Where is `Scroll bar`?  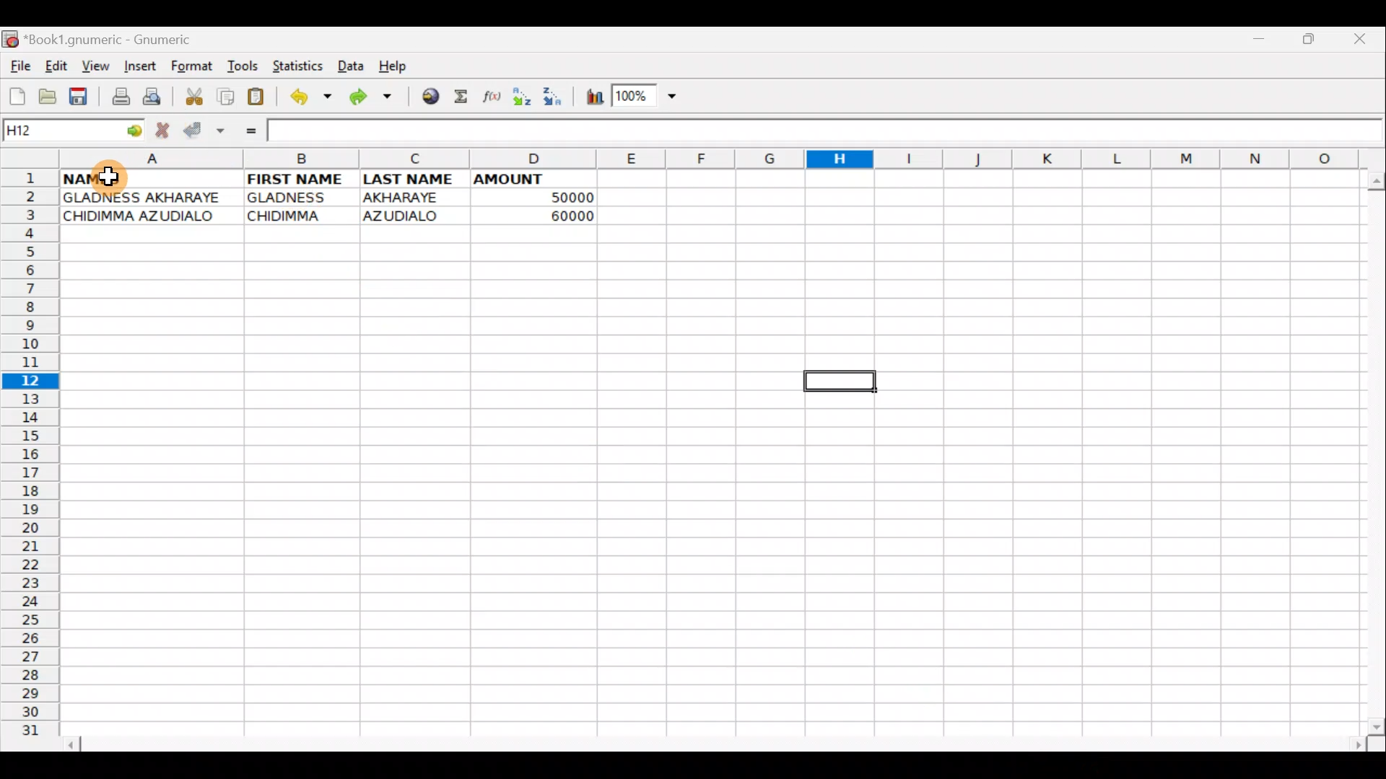
Scroll bar is located at coordinates (713, 741).